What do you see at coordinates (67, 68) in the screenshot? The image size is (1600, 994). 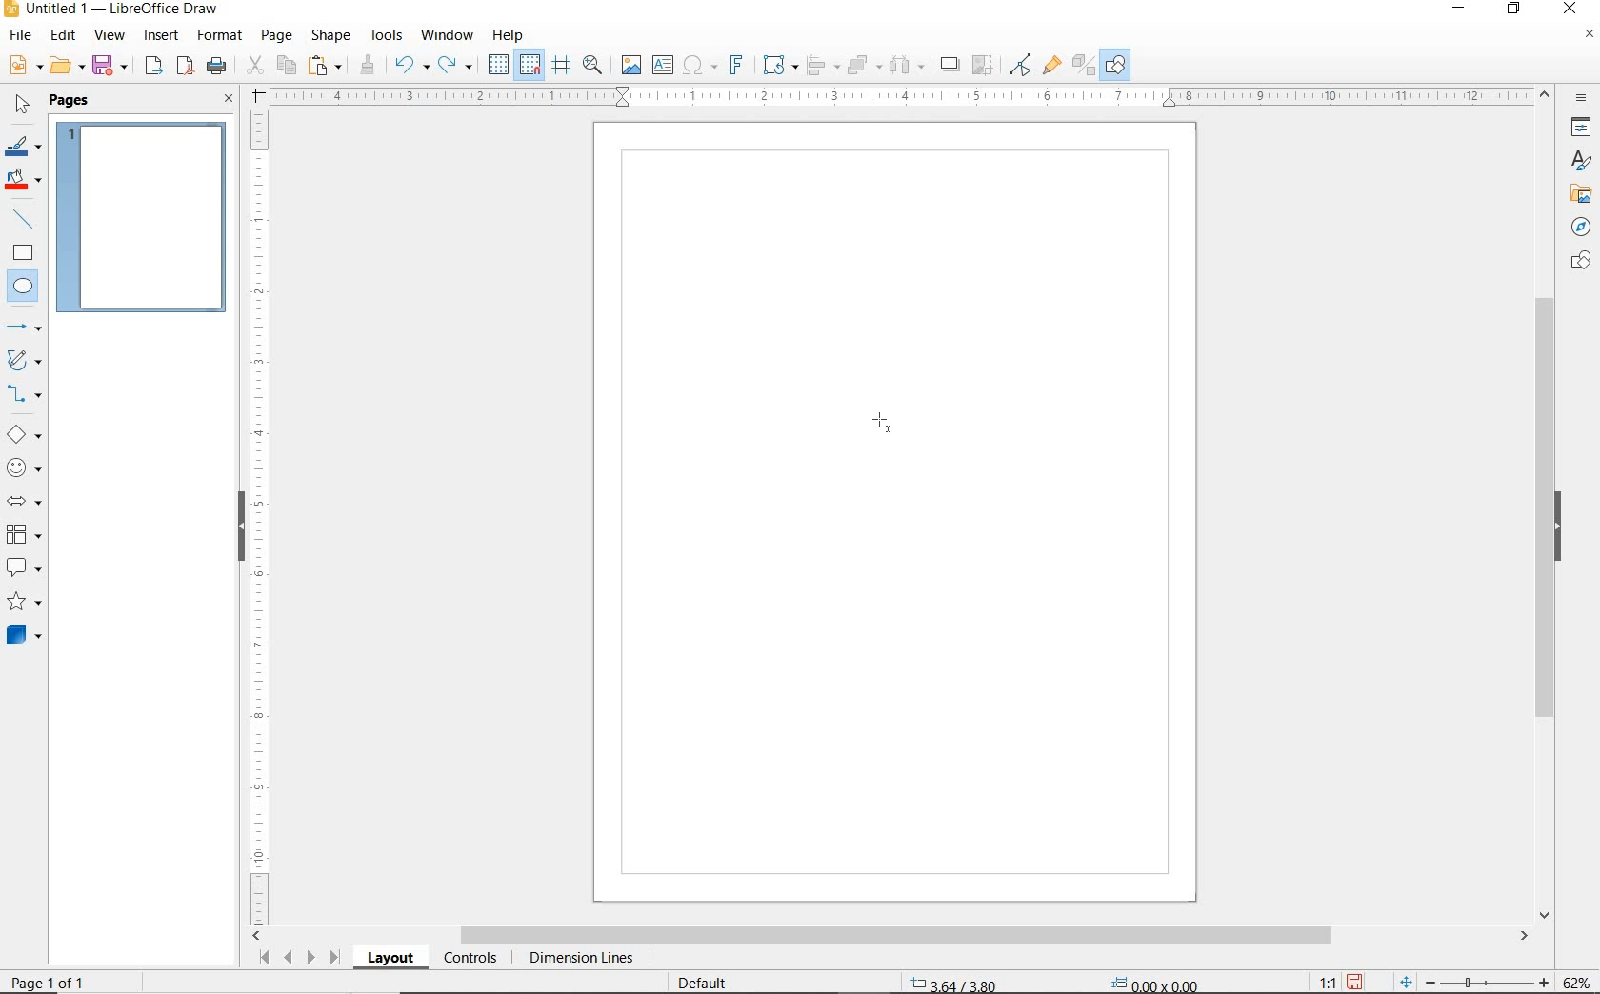 I see `OPEN` at bounding box center [67, 68].